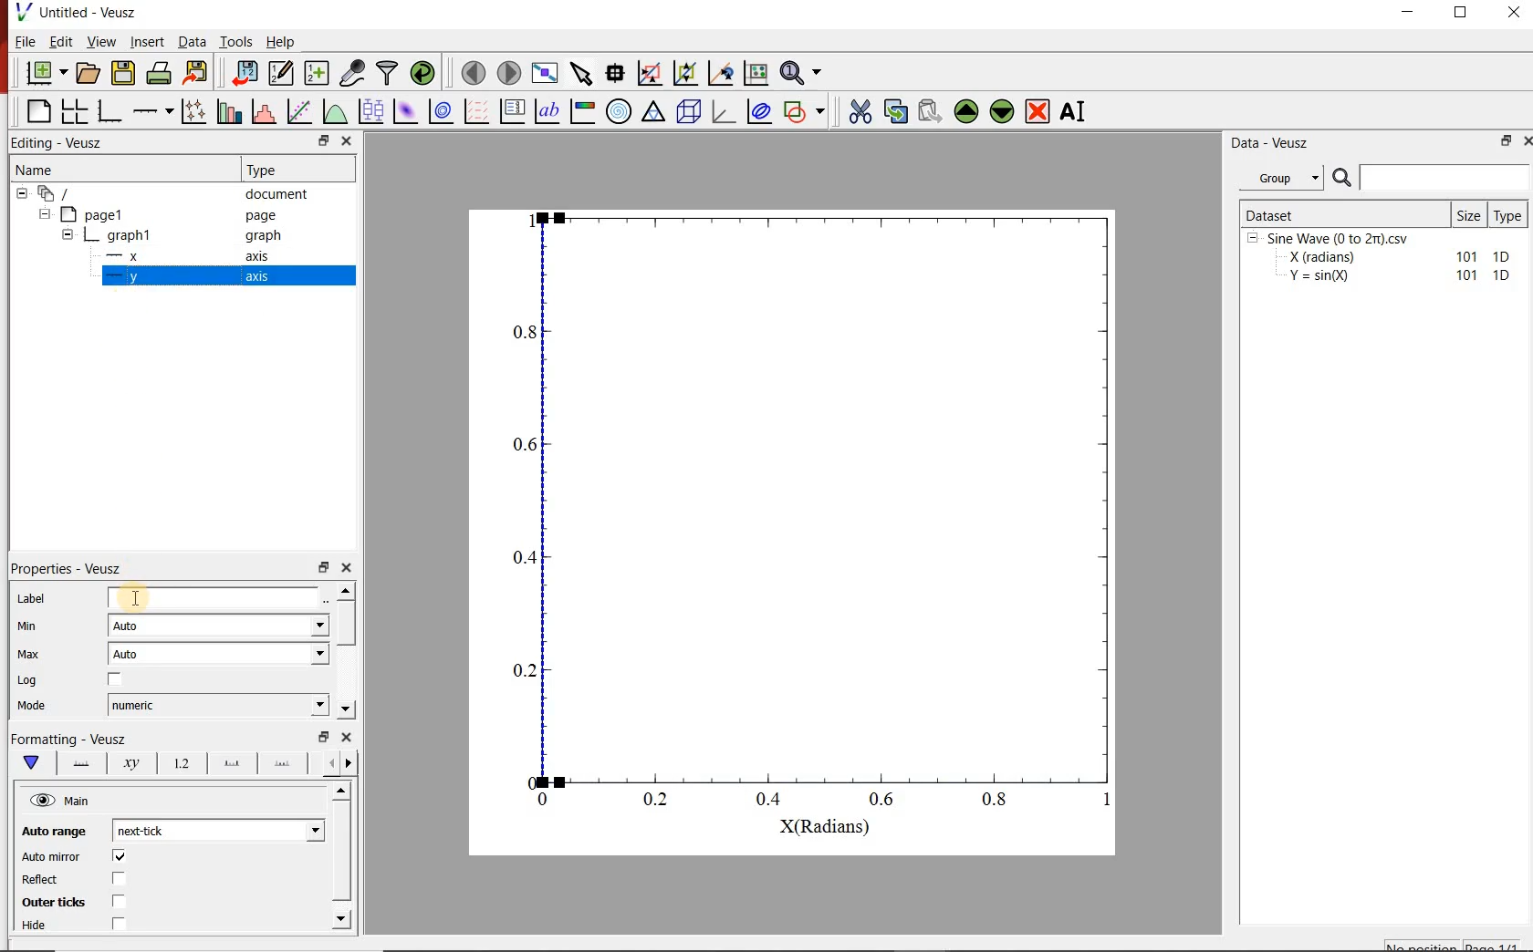  I want to click on Auto range, so click(51, 829).